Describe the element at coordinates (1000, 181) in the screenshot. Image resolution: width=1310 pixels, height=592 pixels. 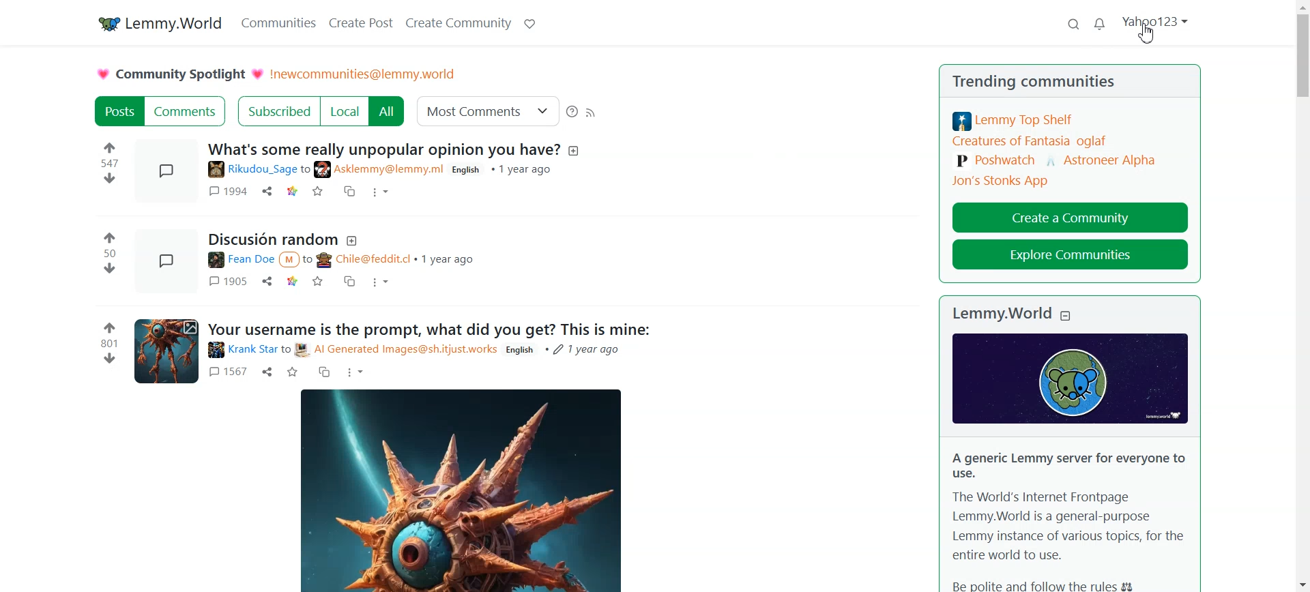
I see `jon's stonks app` at that location.